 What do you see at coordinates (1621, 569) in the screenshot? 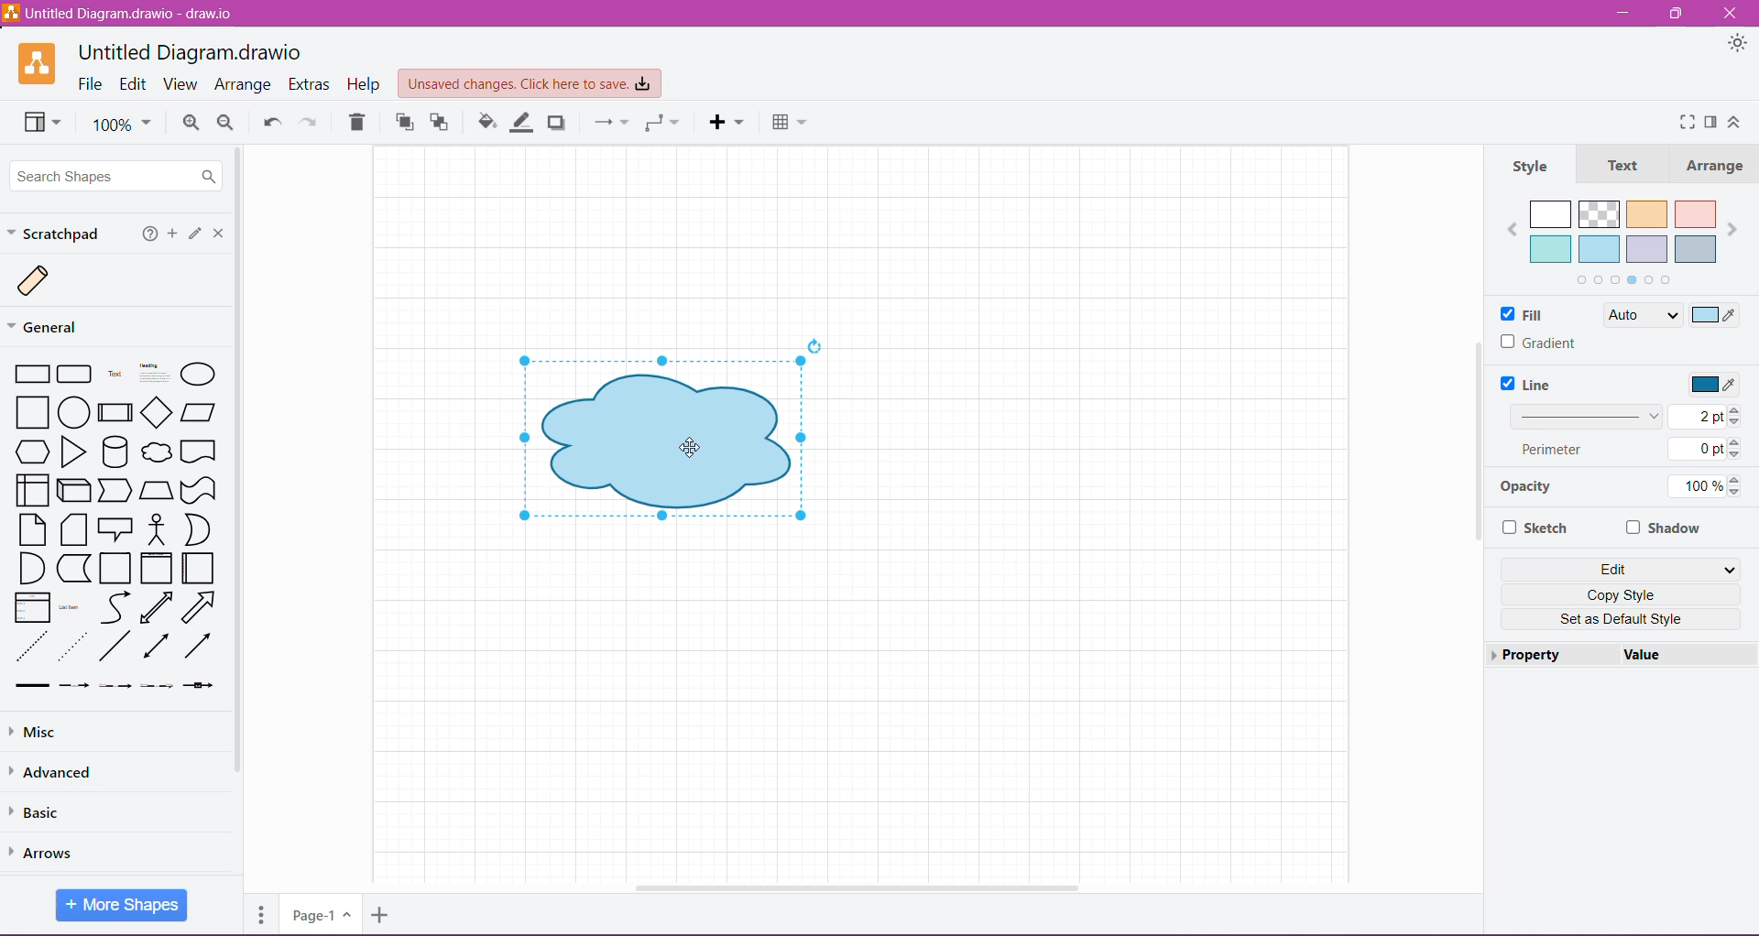
I see `Edit` at bounding box center [1621, 569].